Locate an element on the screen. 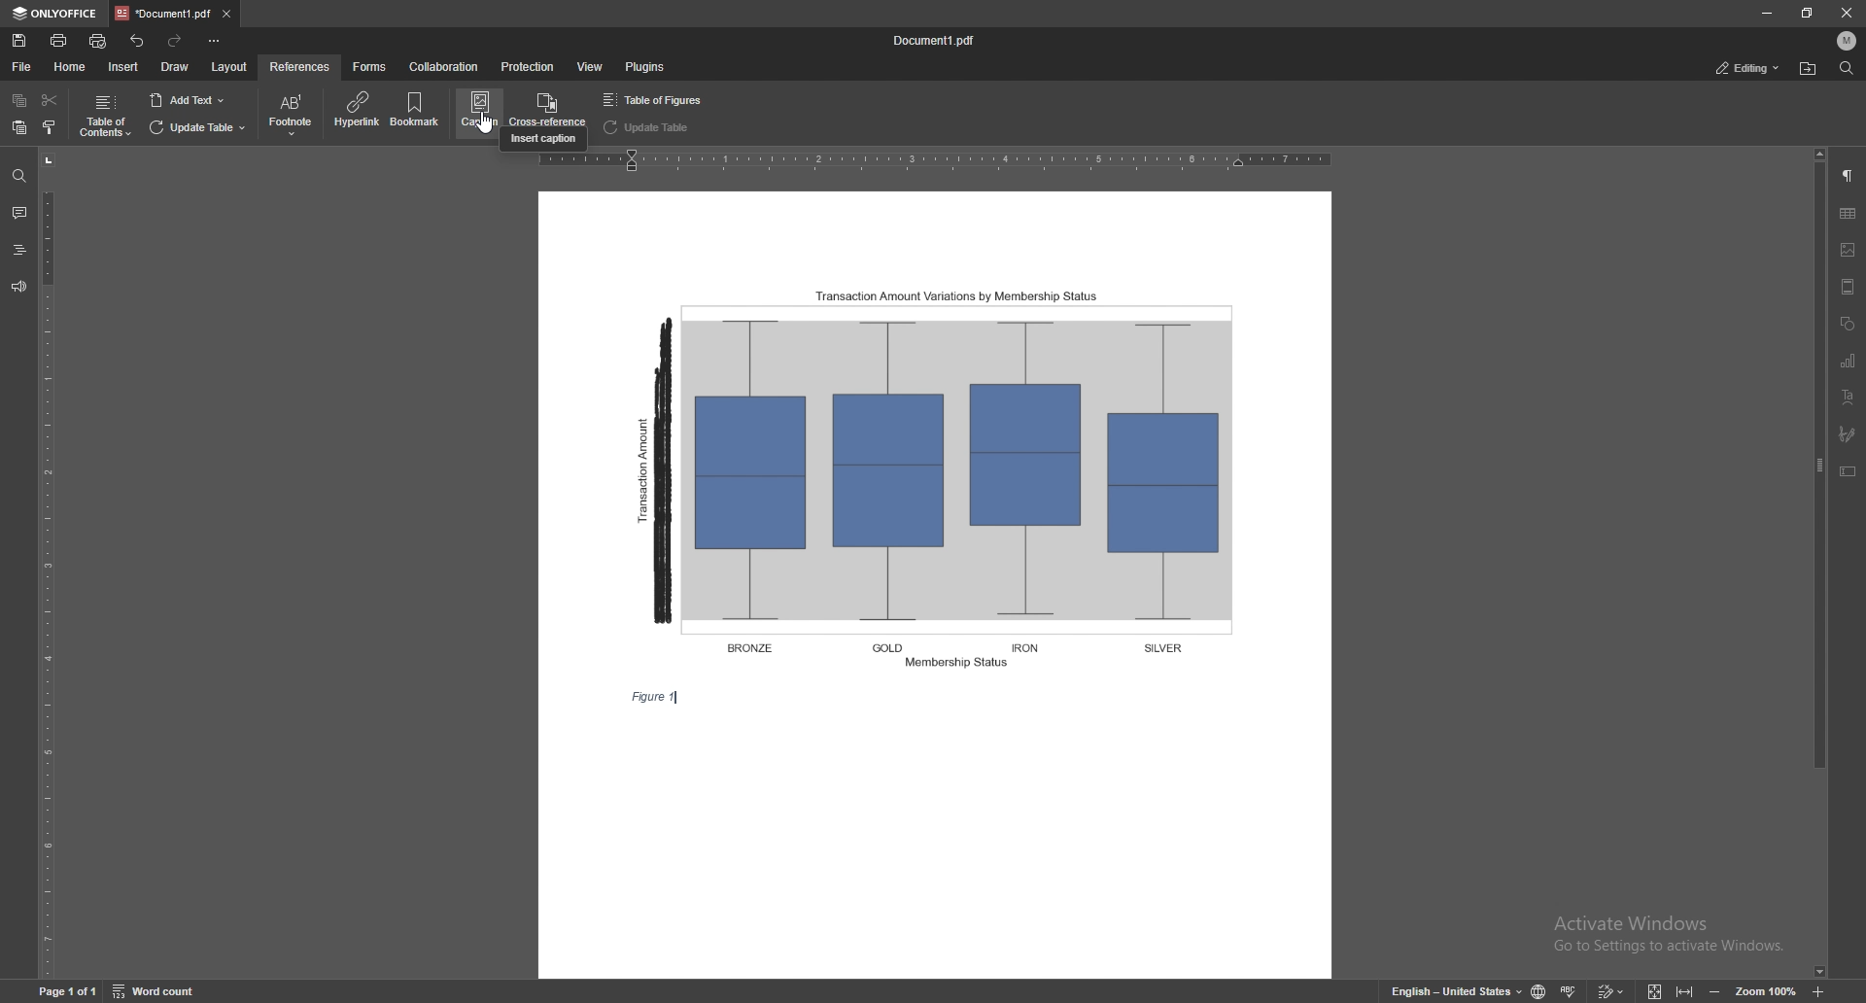  cursor description is located at coordinates (544, 140).